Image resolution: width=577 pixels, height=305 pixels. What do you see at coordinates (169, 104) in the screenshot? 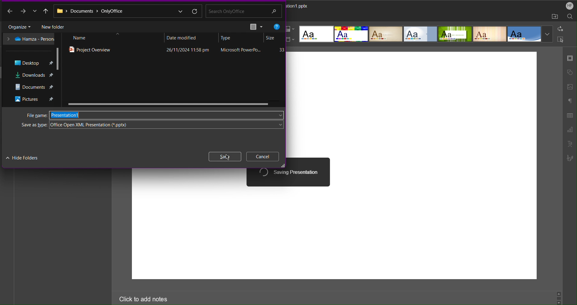
I see `Scrollbar` at bounding box center [169, 104].